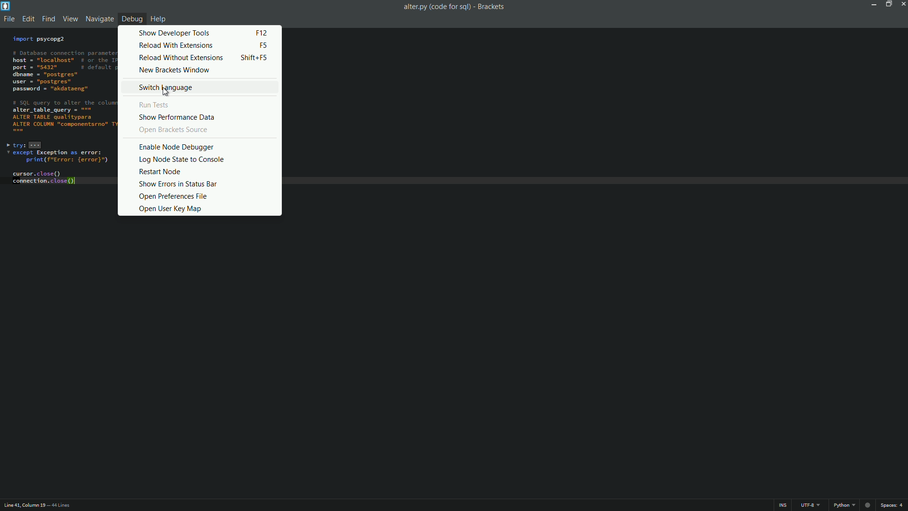 The image size is (908, 511). What do you see at coordinates (875, 5) in the screenshot?
I see `minimize` at bounding box center [875, 5].